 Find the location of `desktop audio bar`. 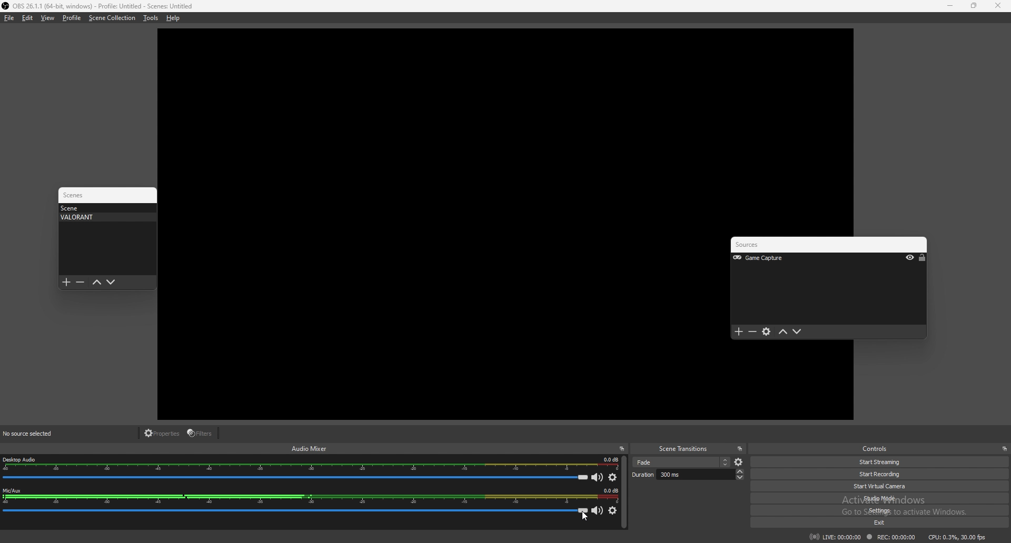

desktop audio bar is located at coordinates (295, 477).